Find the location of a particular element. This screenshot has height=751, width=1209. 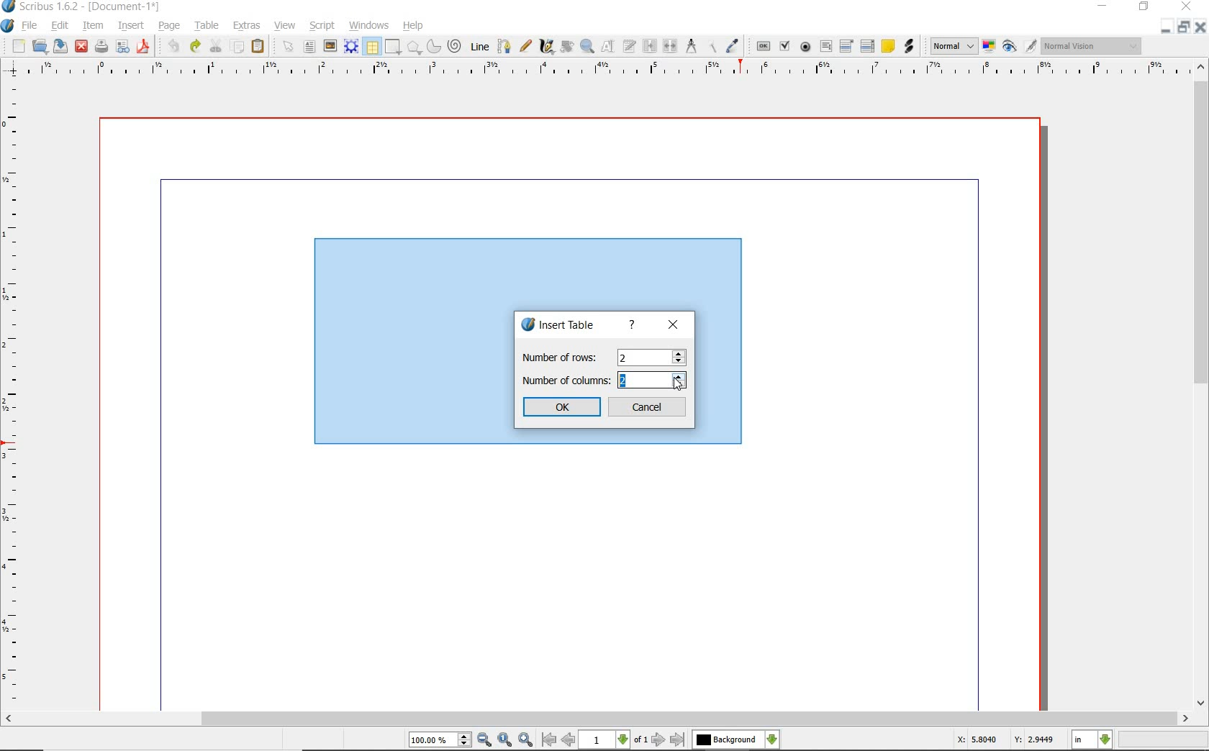

insert is located at coordinates (130, 27).